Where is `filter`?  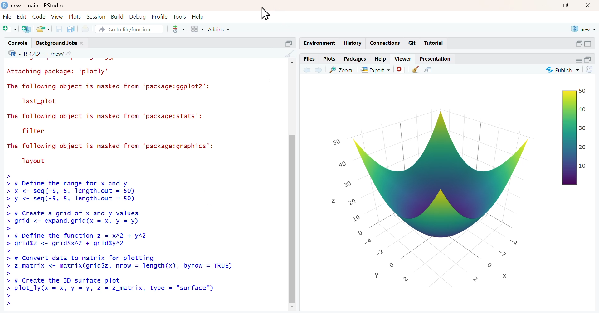 filter is located at coordinates (35, 131).